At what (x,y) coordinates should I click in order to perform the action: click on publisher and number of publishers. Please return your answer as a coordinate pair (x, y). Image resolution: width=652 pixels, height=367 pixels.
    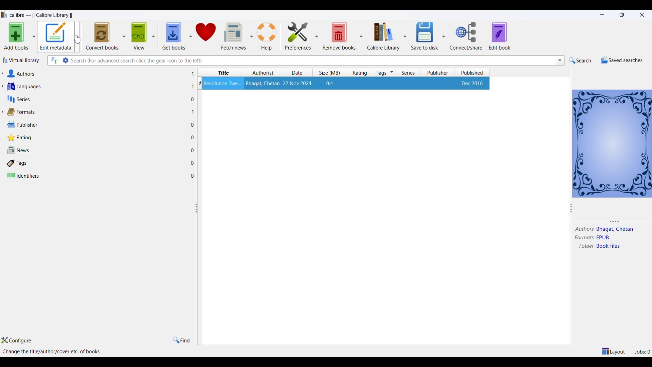
    Looking at the image, I should click on (23, 124).